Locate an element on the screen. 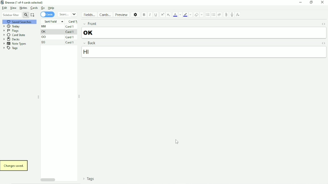 Image resolution: width=328 pixels, height=184 pixels. Help is located at coordinates (51, 8).